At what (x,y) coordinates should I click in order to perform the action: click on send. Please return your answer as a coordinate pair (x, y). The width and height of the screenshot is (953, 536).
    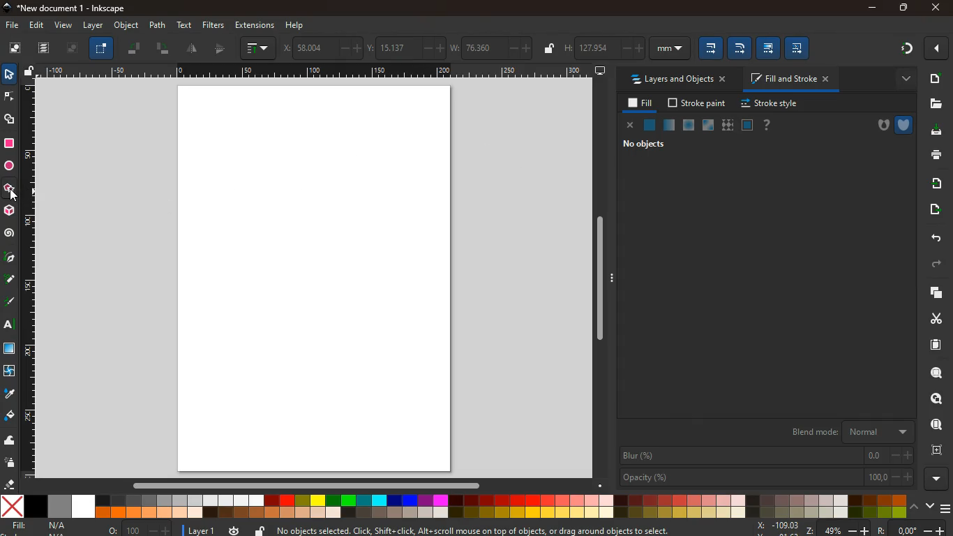
    Looking at the image, I should click on (936, 184).